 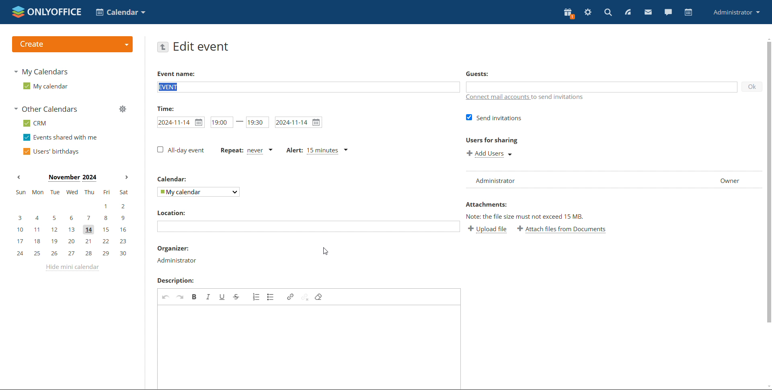 What do you see at coordinates (221, 122) in the screenshot?
I see `start time` at bounding box center [221, 122].